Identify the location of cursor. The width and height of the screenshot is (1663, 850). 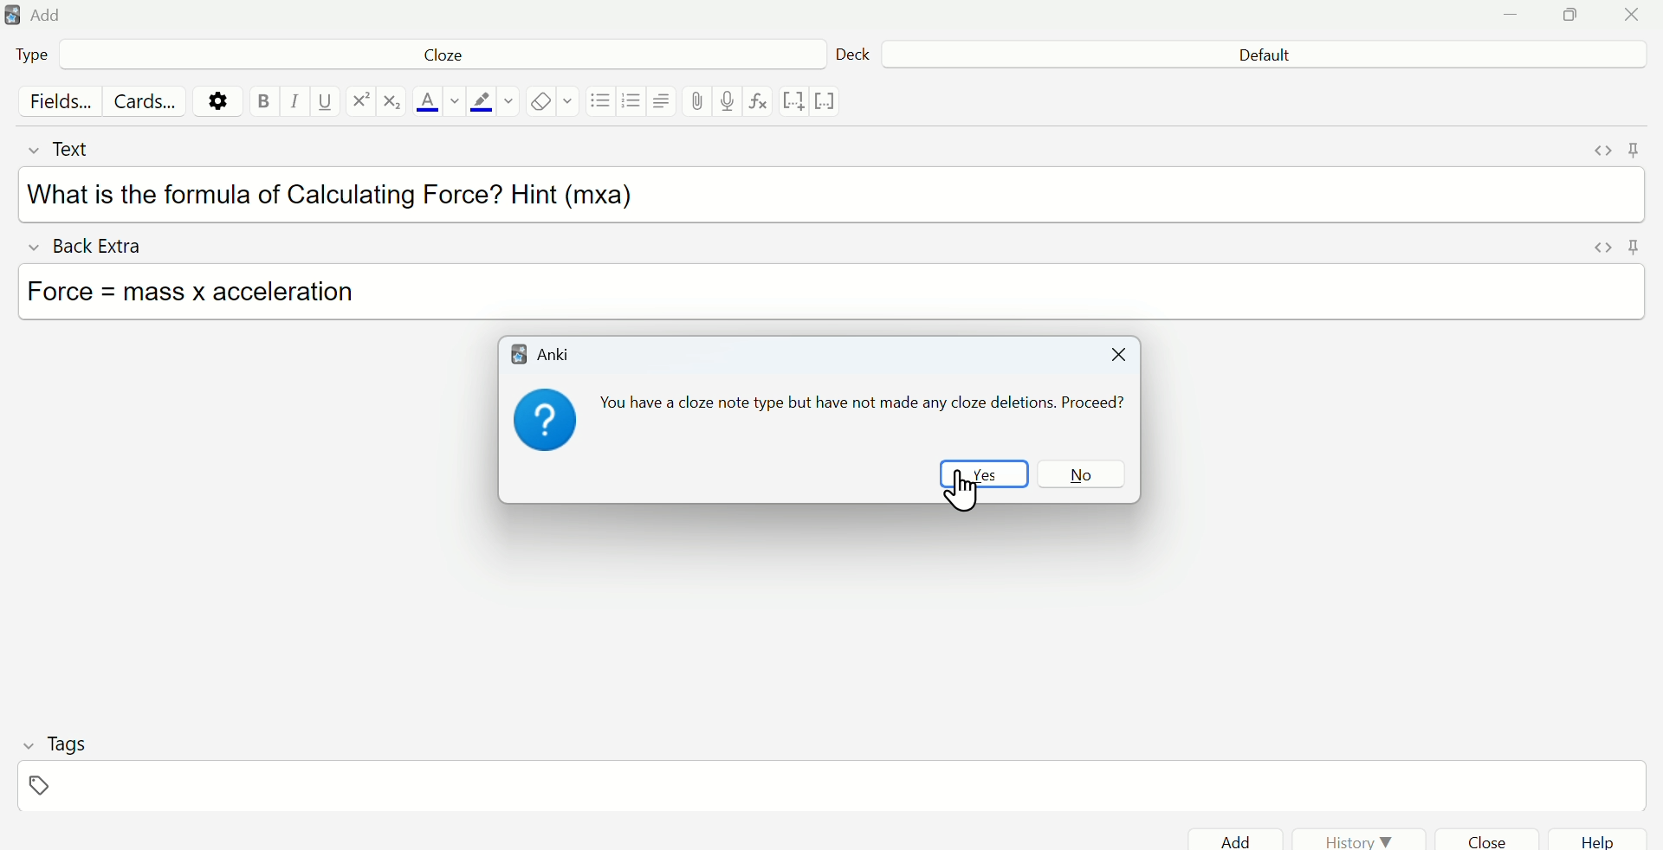
(968, 493).